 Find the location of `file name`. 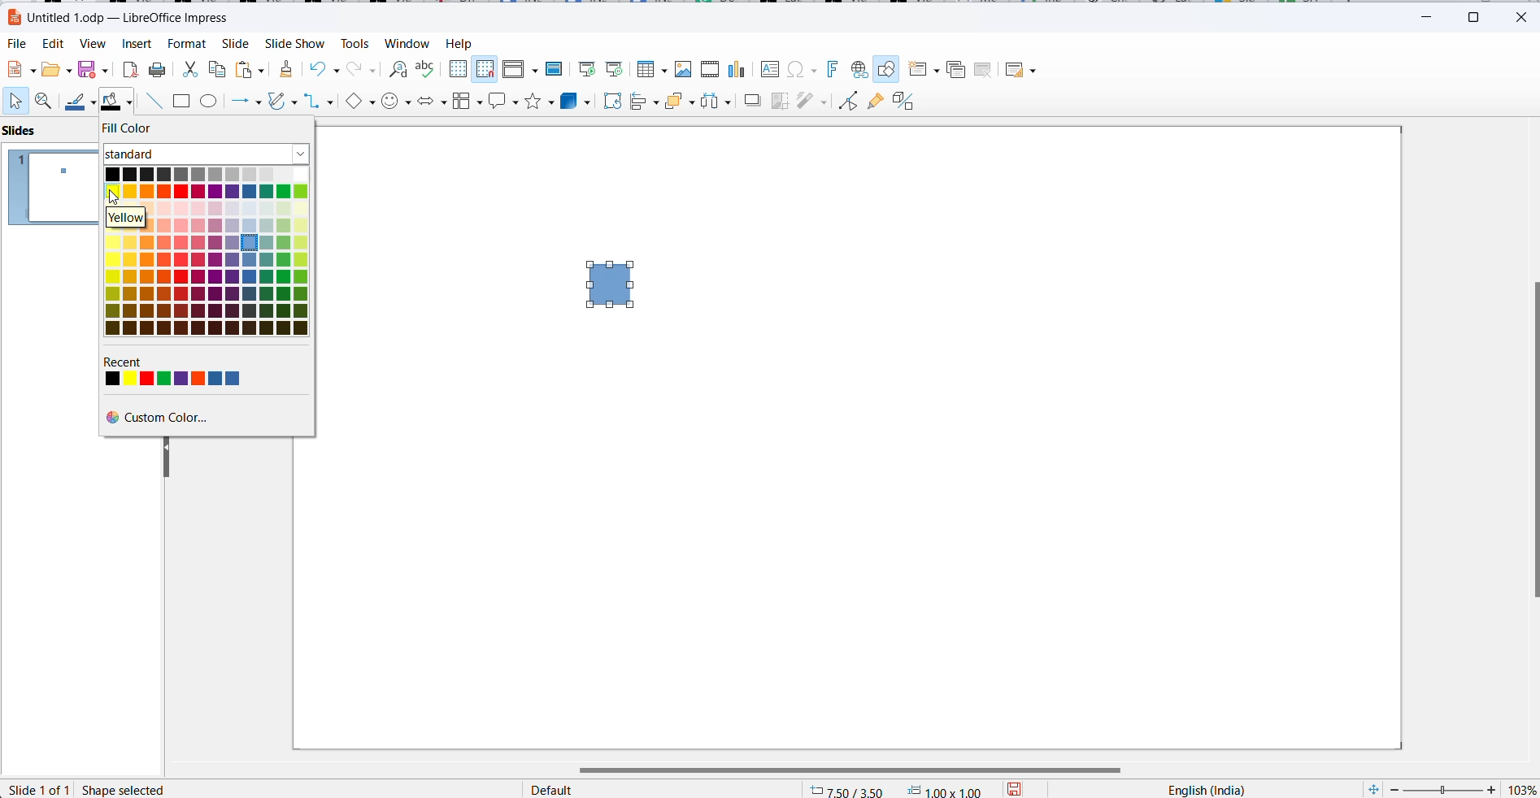

file name is located at coordinates (119, 16).